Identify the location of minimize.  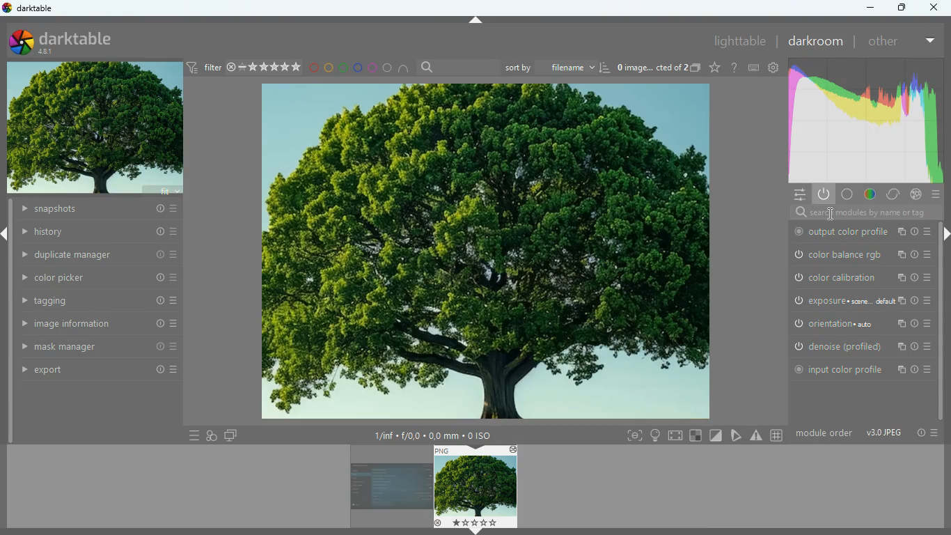
(868, 7).